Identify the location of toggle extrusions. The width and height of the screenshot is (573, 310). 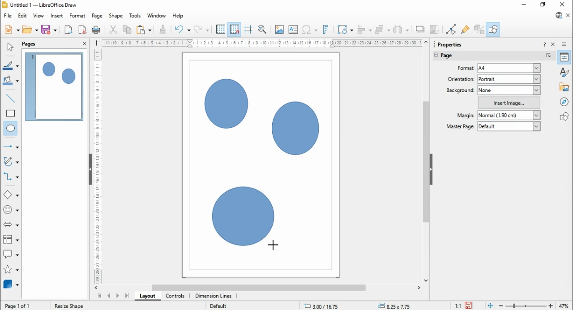
(479, 29).